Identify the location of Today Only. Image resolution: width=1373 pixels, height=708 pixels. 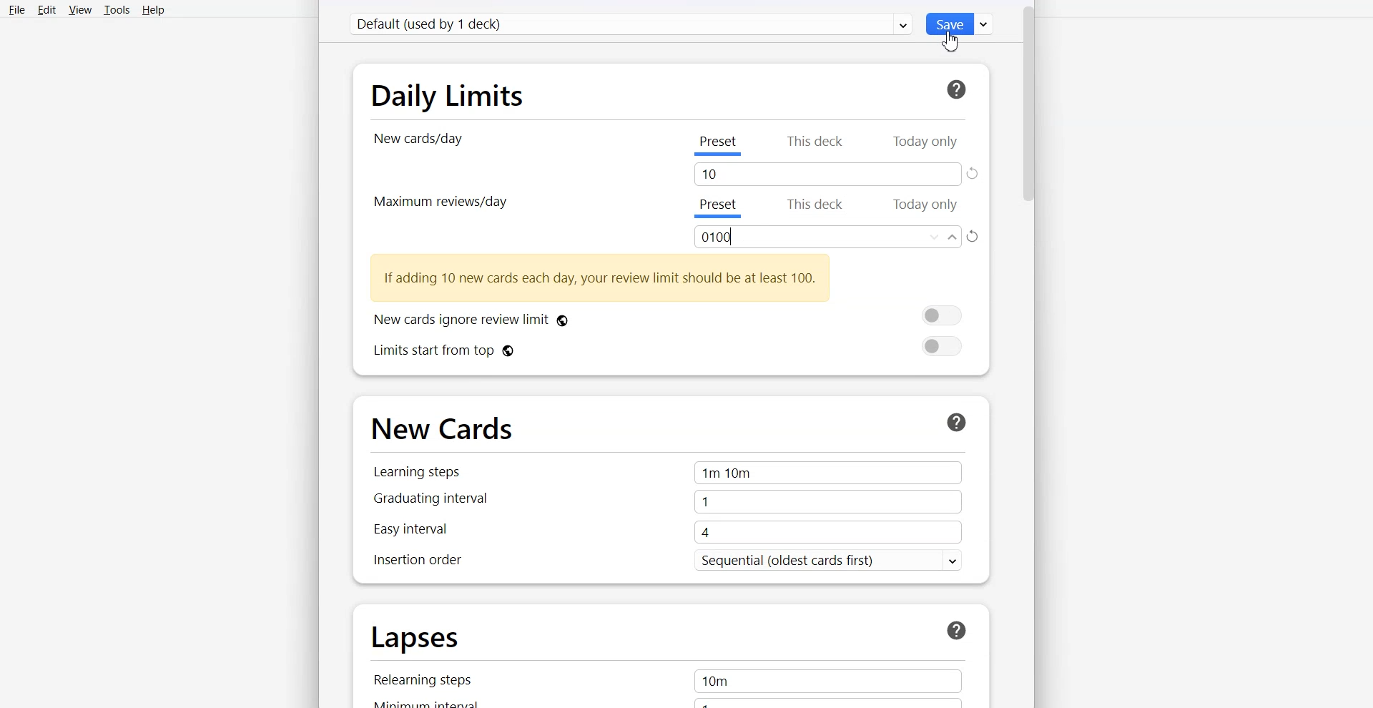
(925, 143).